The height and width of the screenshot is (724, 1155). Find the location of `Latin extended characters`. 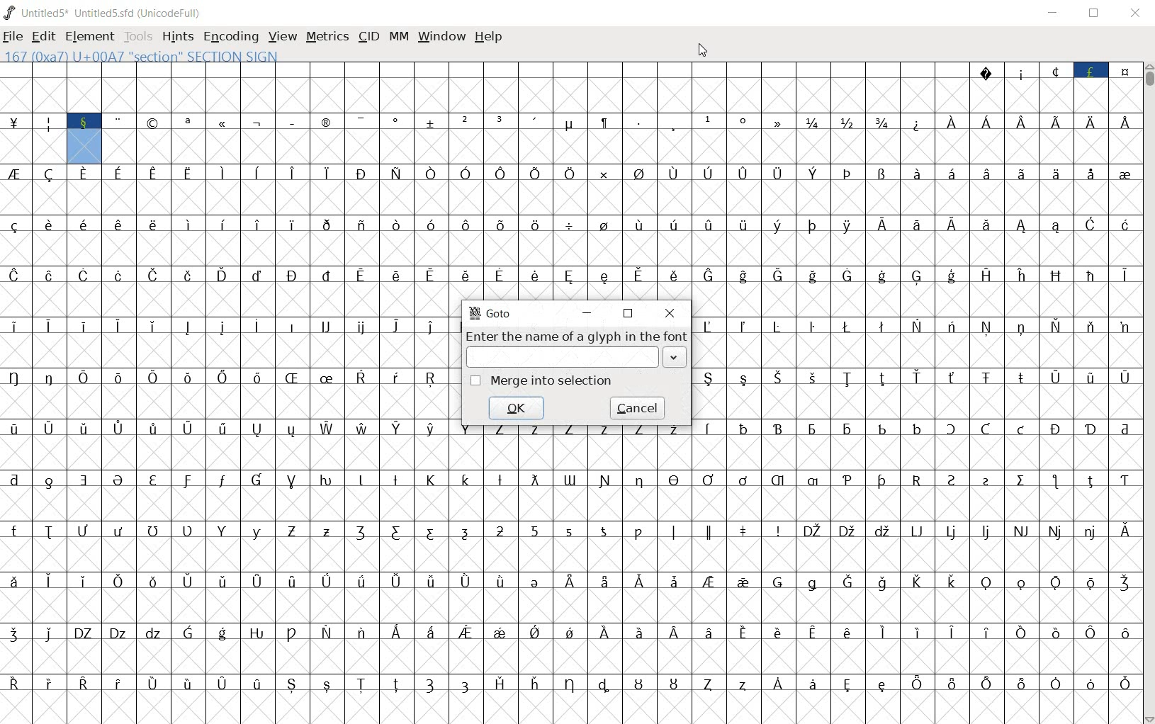

Latin extended characters is located at coordinates (309, 189).